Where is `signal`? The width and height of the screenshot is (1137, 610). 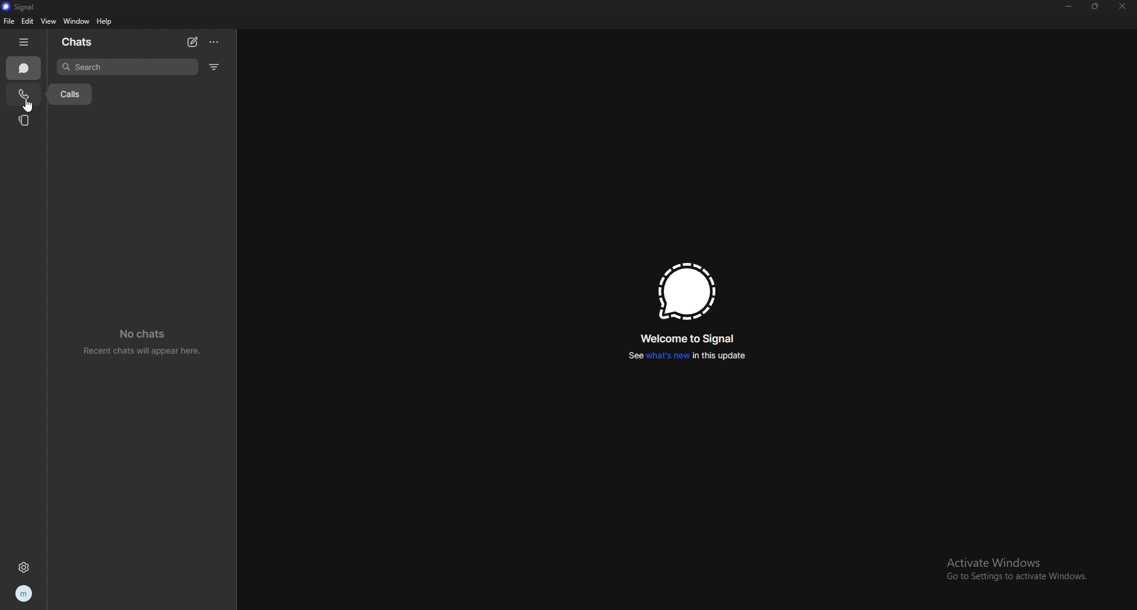
signal is located at coordinates (688, 291).